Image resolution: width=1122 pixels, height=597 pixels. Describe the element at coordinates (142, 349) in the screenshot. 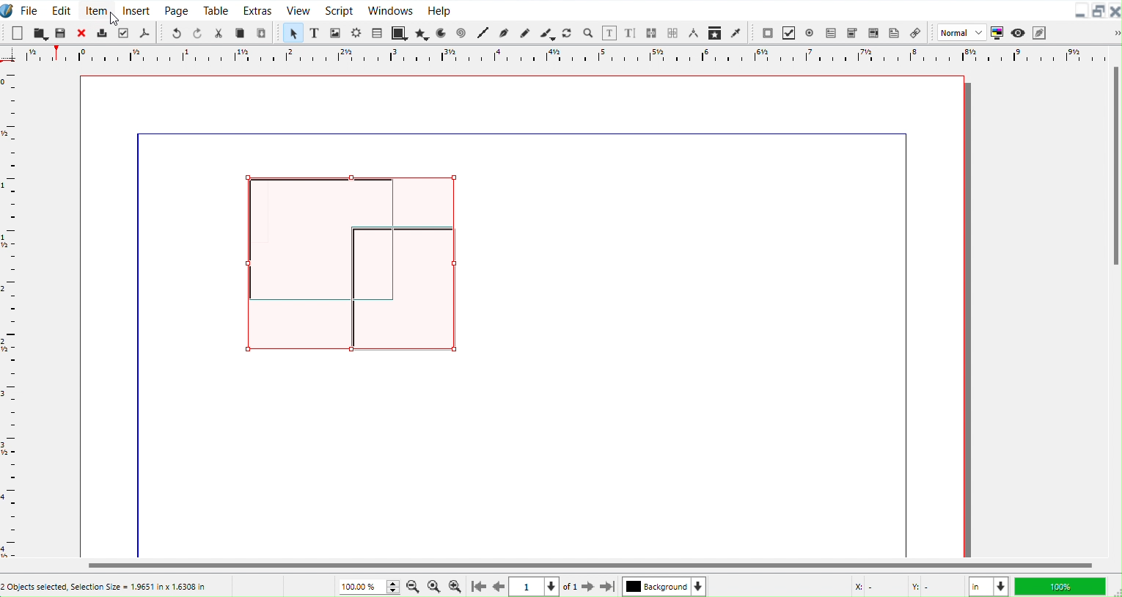

I see `line` at that location.